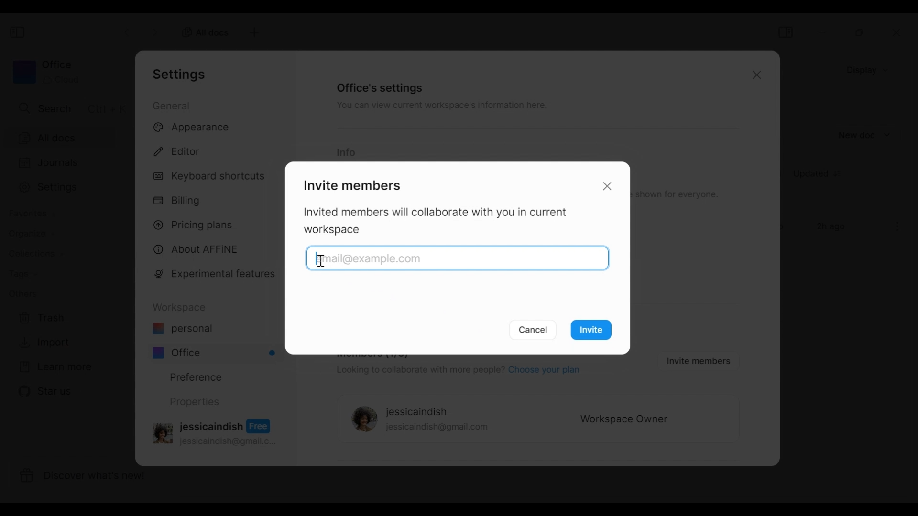 The height and width of the screenshot is (516, 918). Describe the element at coordinates (322, 258) in the screenshot. I see `Member"s Email address` at that location.